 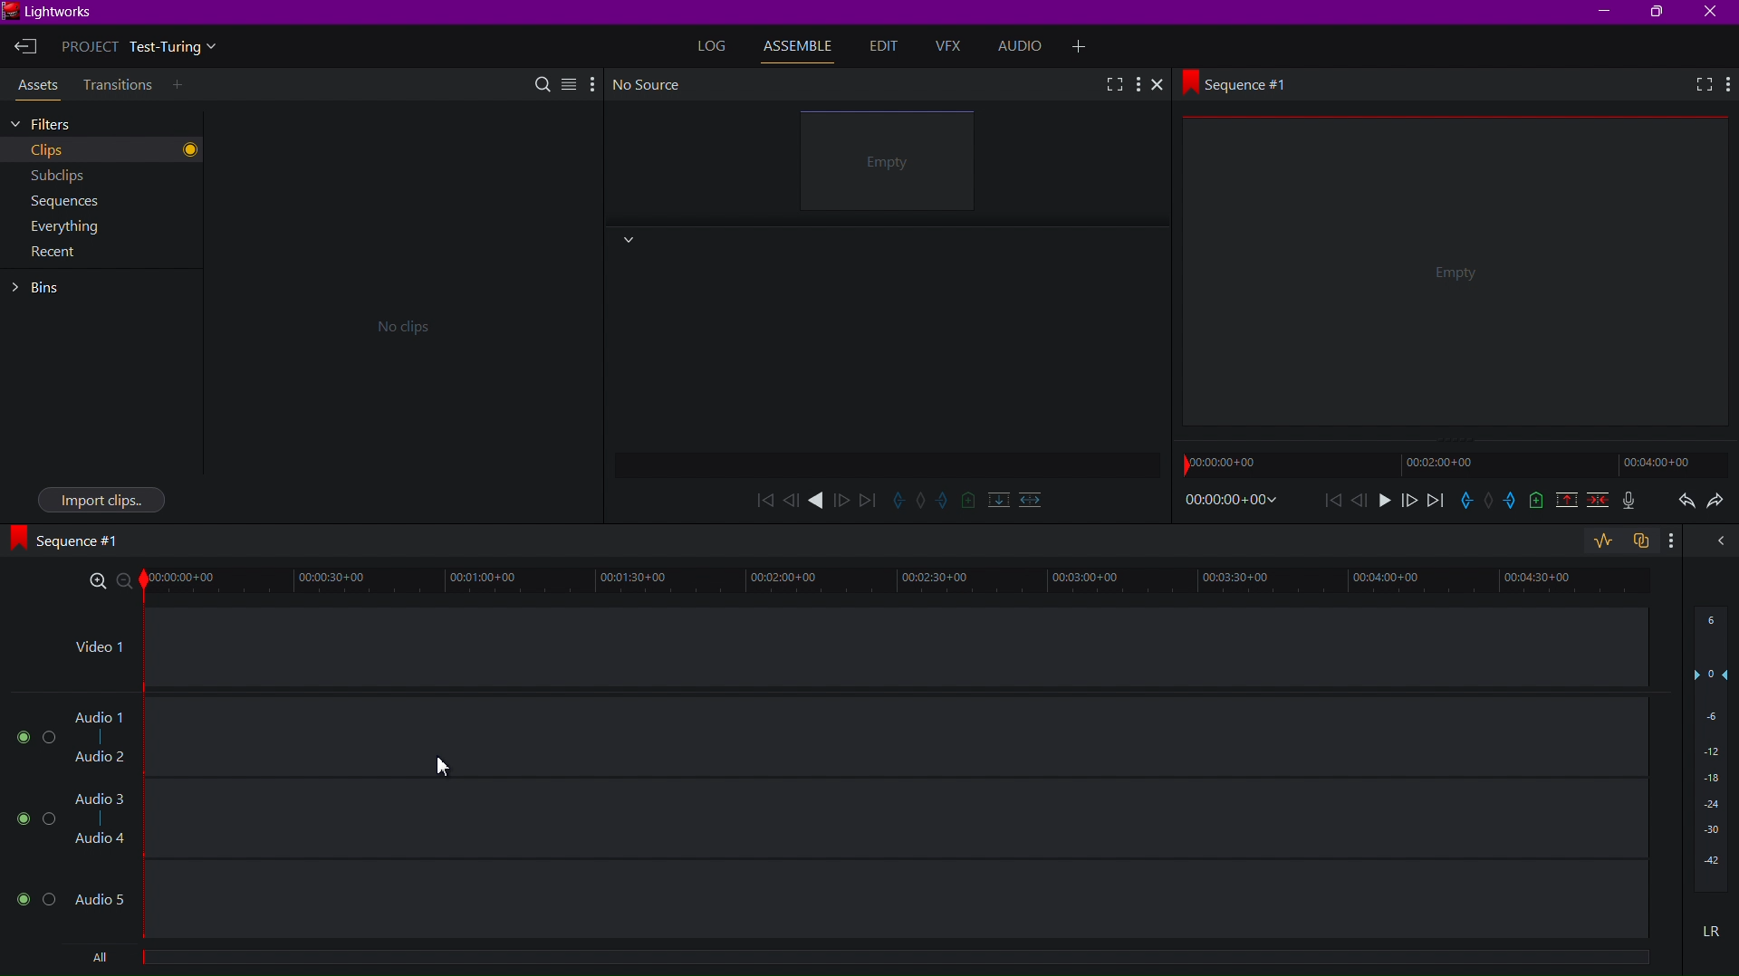 What do you see at coordinates (98, 755) in the screenshot?
I see `Audio 2` at bounding box center [98, 755].